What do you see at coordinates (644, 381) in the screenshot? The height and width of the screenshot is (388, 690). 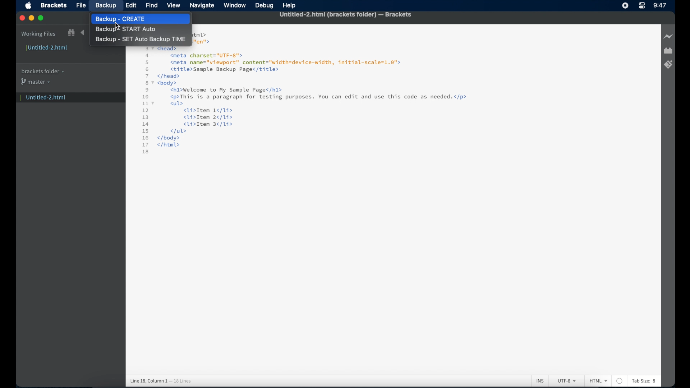 I see `tab size: 8` at bounding box center [644, 381].